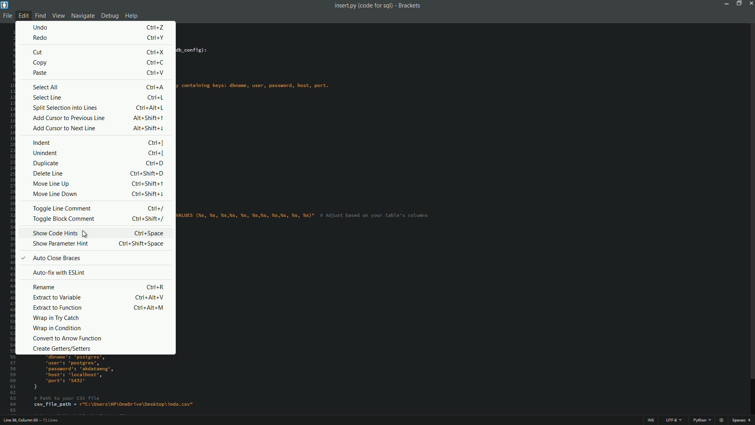 This screenshot has height=425, width=755. What do you see at coordinates (155, 153) in the screenshot?
I see `keyboard shortcut` at bounding box center [155, 153].